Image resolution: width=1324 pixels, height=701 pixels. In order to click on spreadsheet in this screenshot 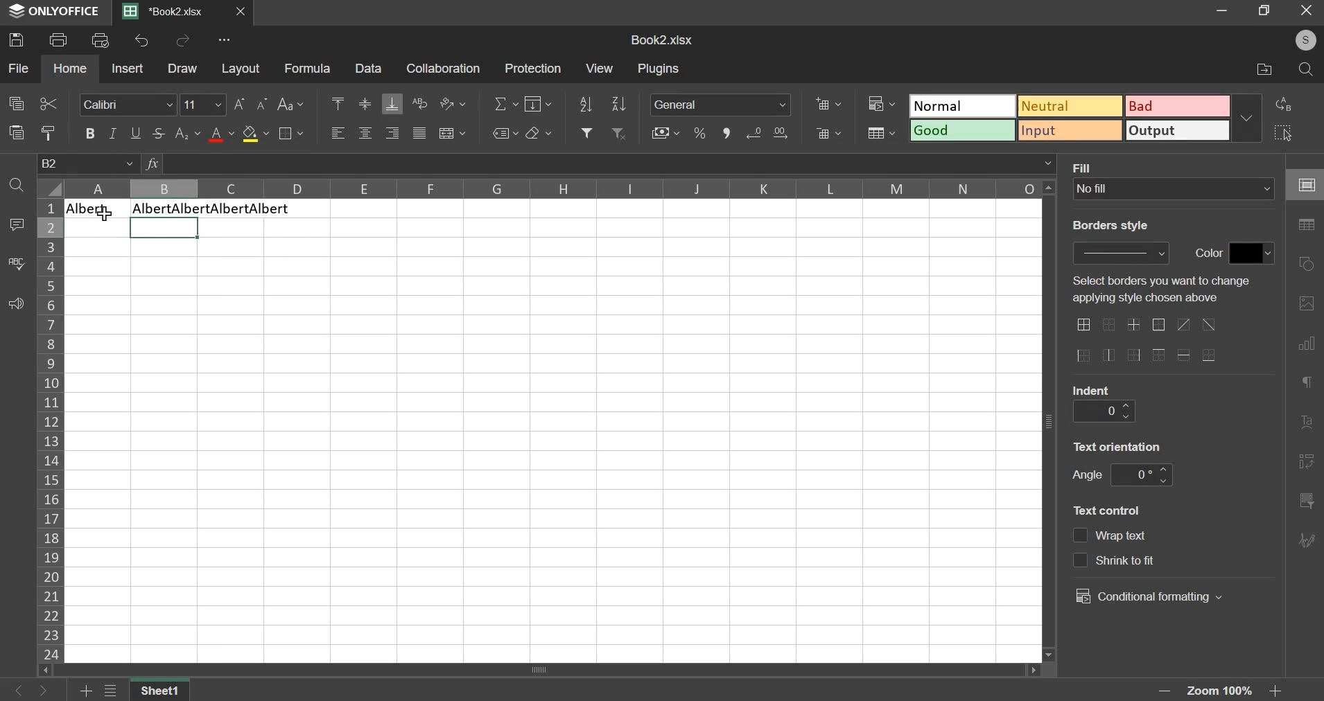, I will do `click(661, 39)`.